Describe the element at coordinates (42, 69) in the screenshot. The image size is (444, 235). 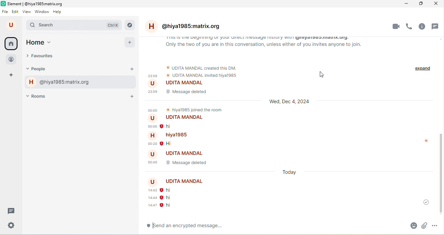
I see `people` at that location.